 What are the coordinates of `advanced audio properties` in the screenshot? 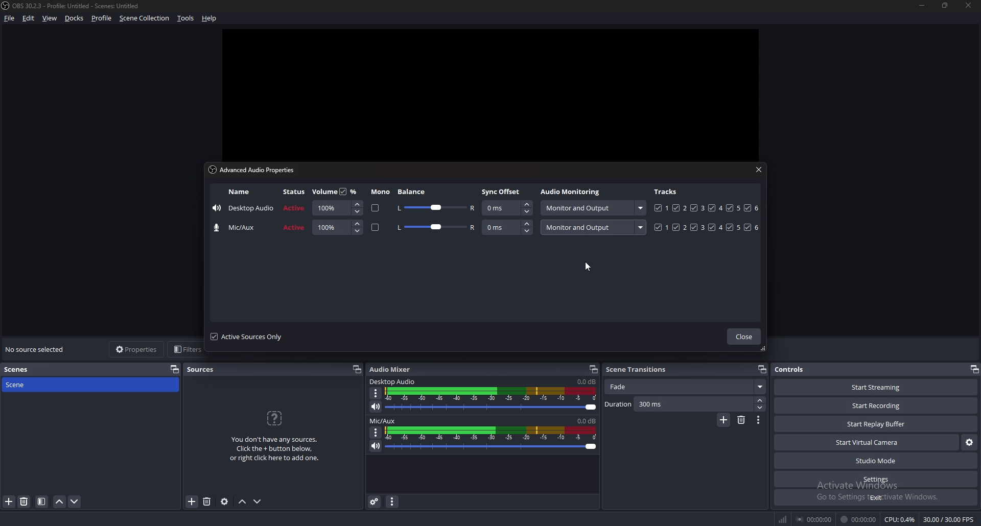 It's located at (252, 169).